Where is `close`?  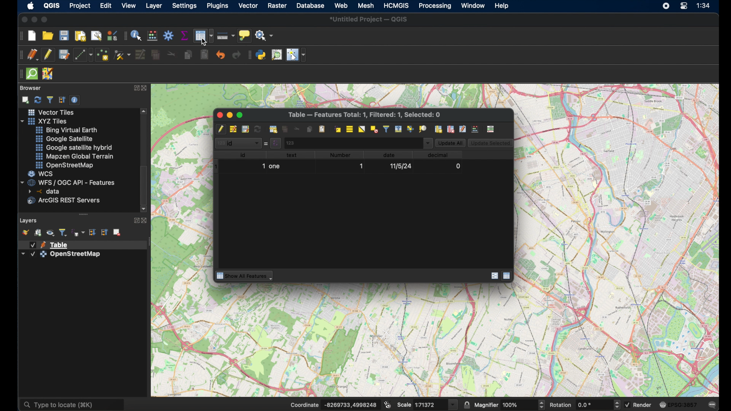
close is located at coordinates (22, 20).